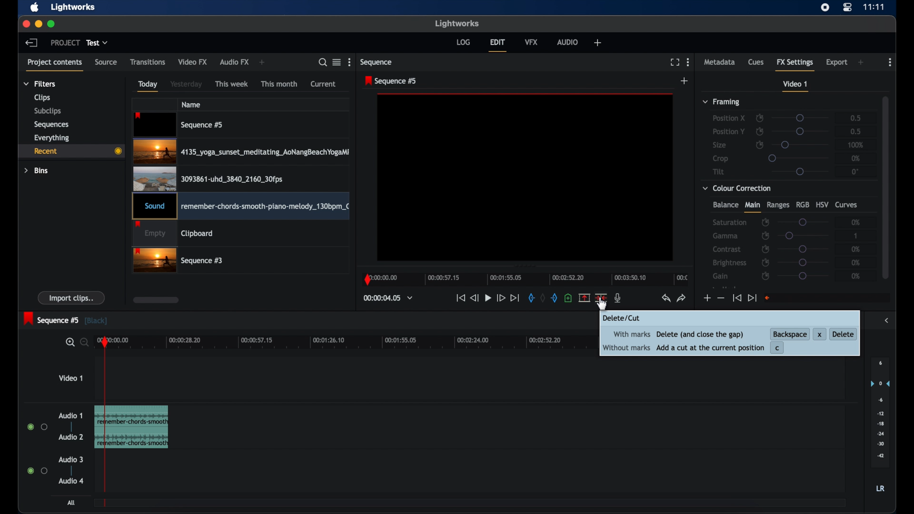  Describe the element at coordinates (323, 84) in the screenshot. I see `current` at that location.